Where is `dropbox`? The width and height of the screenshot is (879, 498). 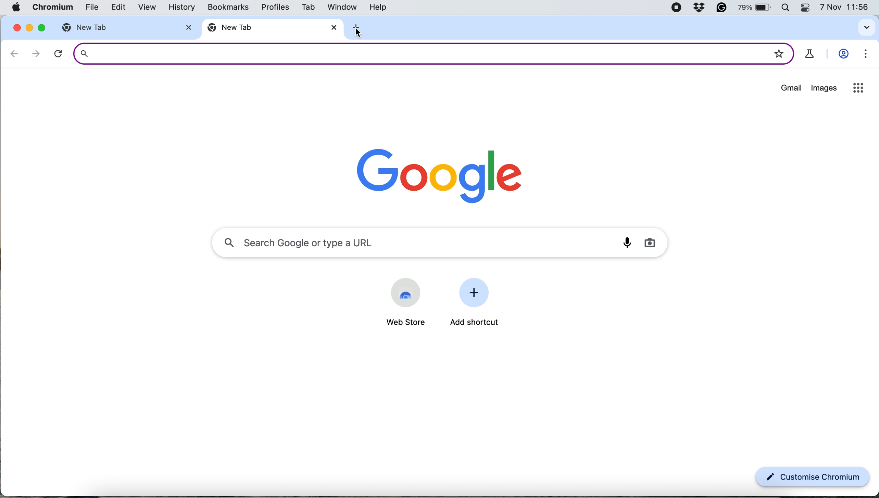 dropbox is located at coordinates (700, 8).